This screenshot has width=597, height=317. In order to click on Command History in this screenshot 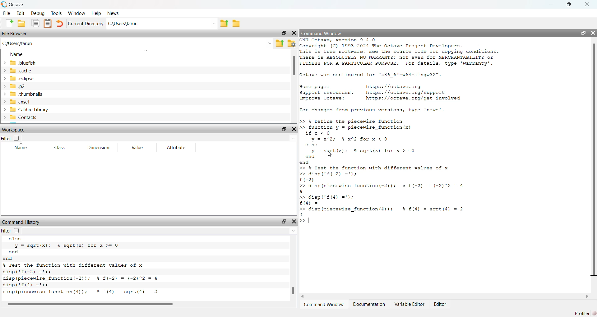, I will do `click(21, 221)`.